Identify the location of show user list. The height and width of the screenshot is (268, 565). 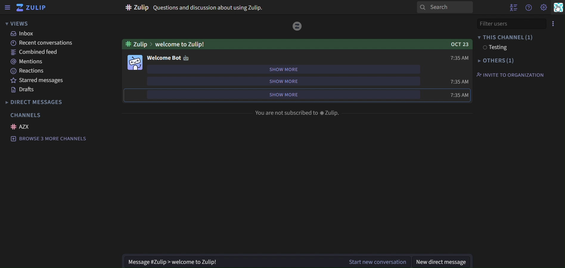
(512, 8).